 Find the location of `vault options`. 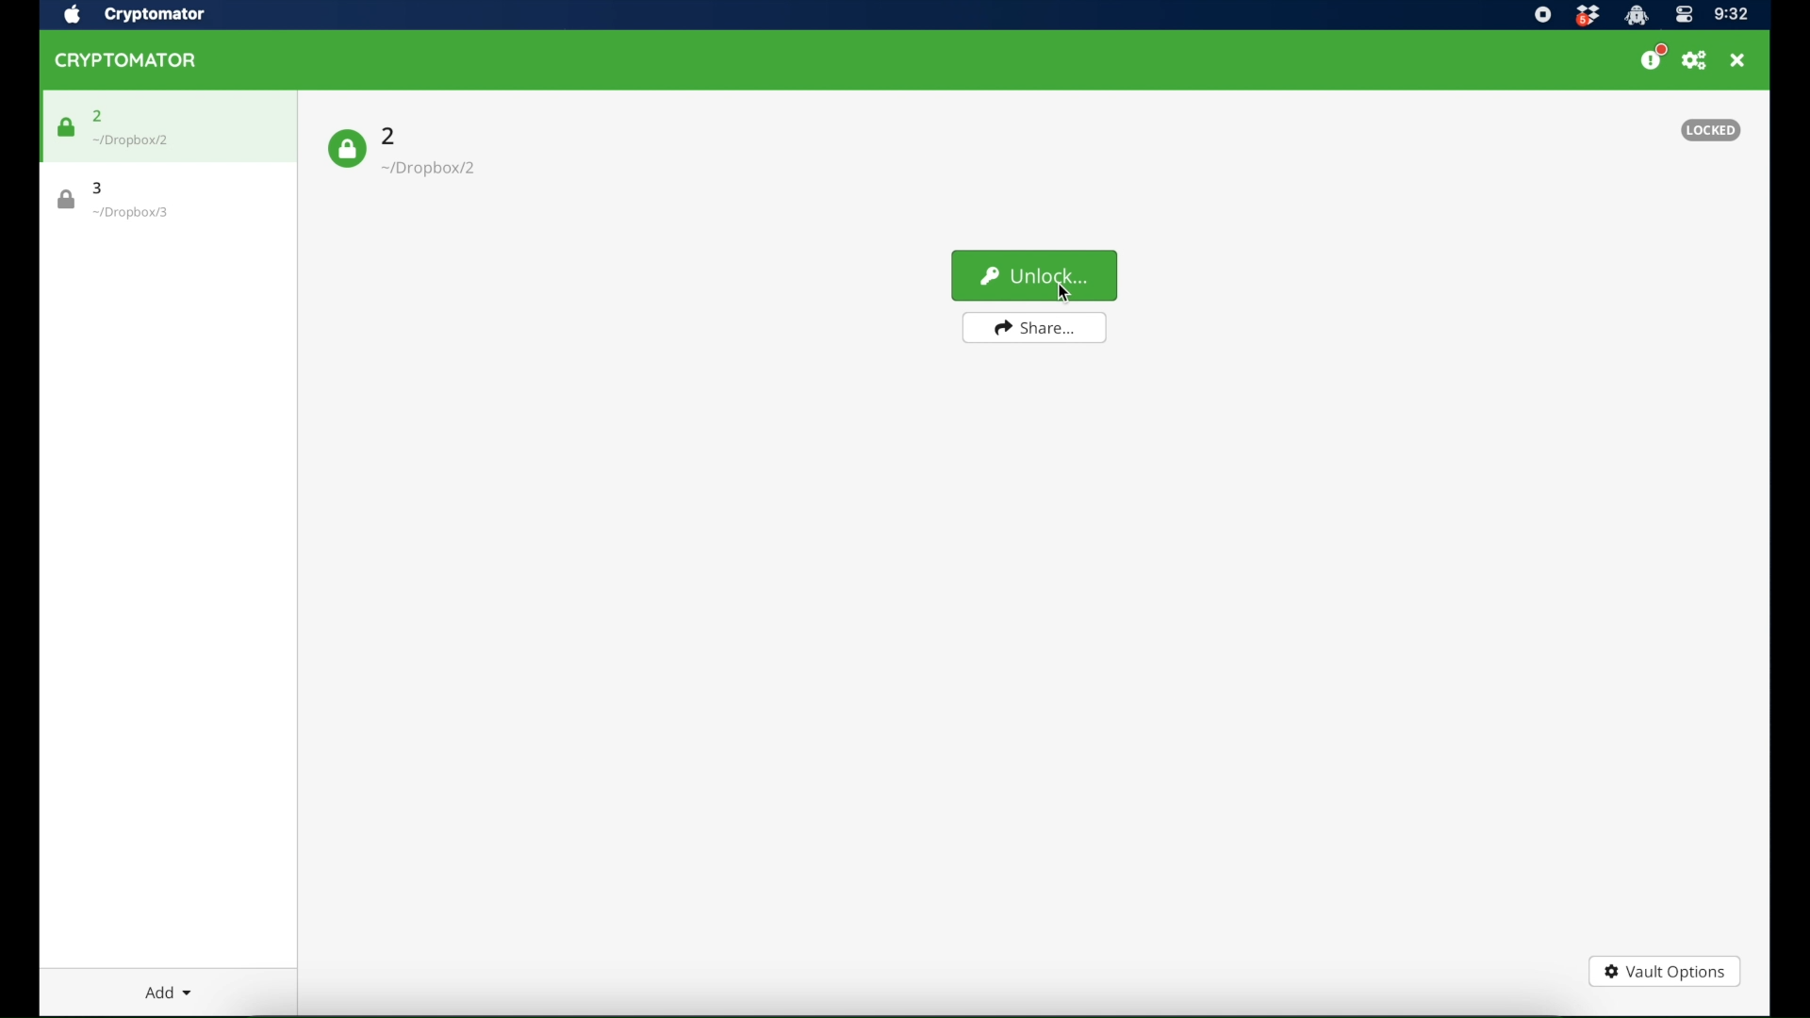

vault options is located at coordinates (1665, 970).